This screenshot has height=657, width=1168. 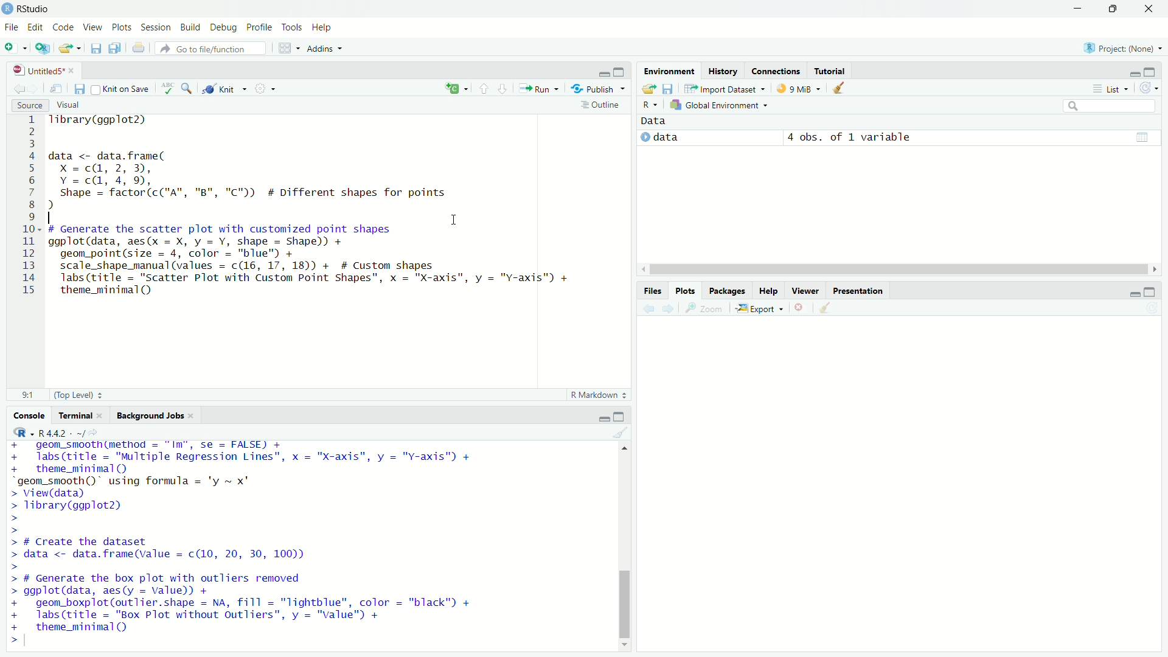 What do you see at coordinates (190, 416) in the screenshot?
I see `close` at bounding box center [190, 416].